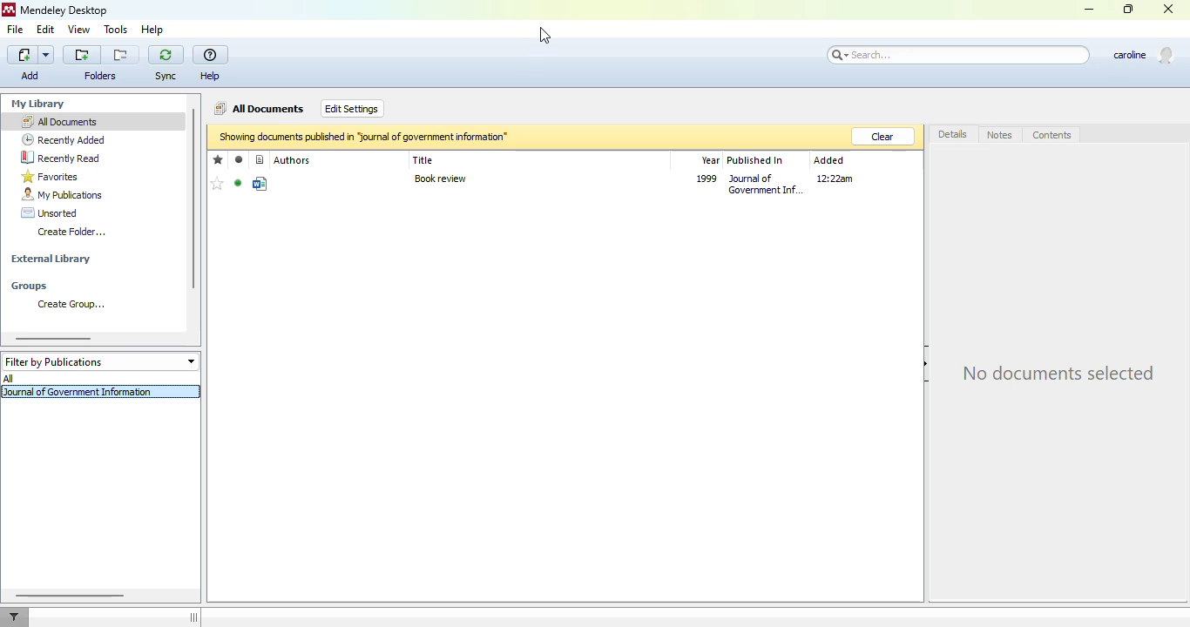 The height and width of the screenshot is (627, 1190). I want to click on help, so click(210, 64).